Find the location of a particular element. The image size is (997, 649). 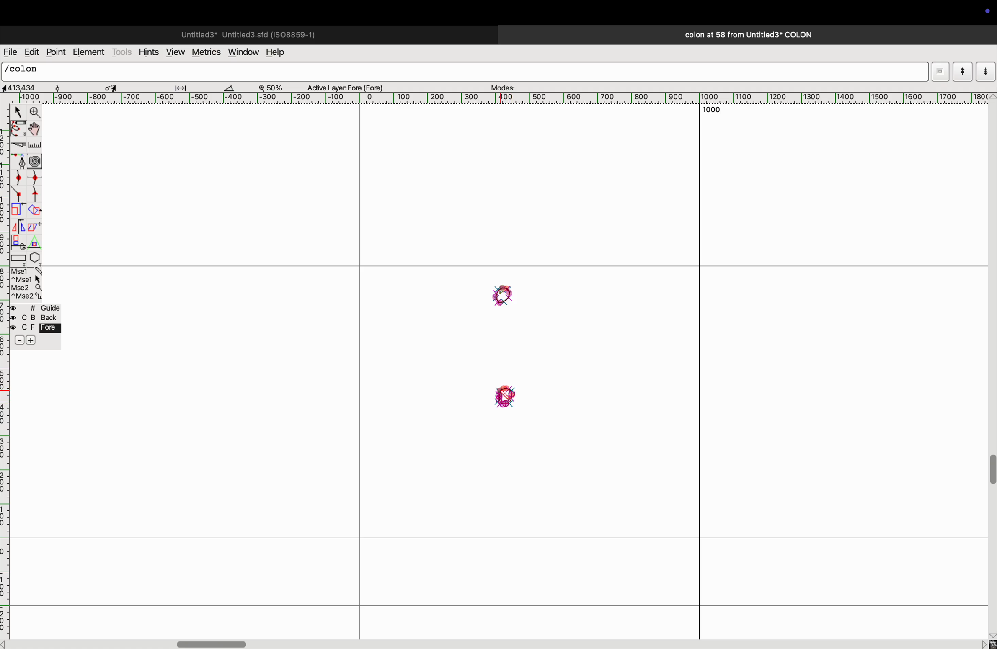

zoom is located at coordinates (36, 113).